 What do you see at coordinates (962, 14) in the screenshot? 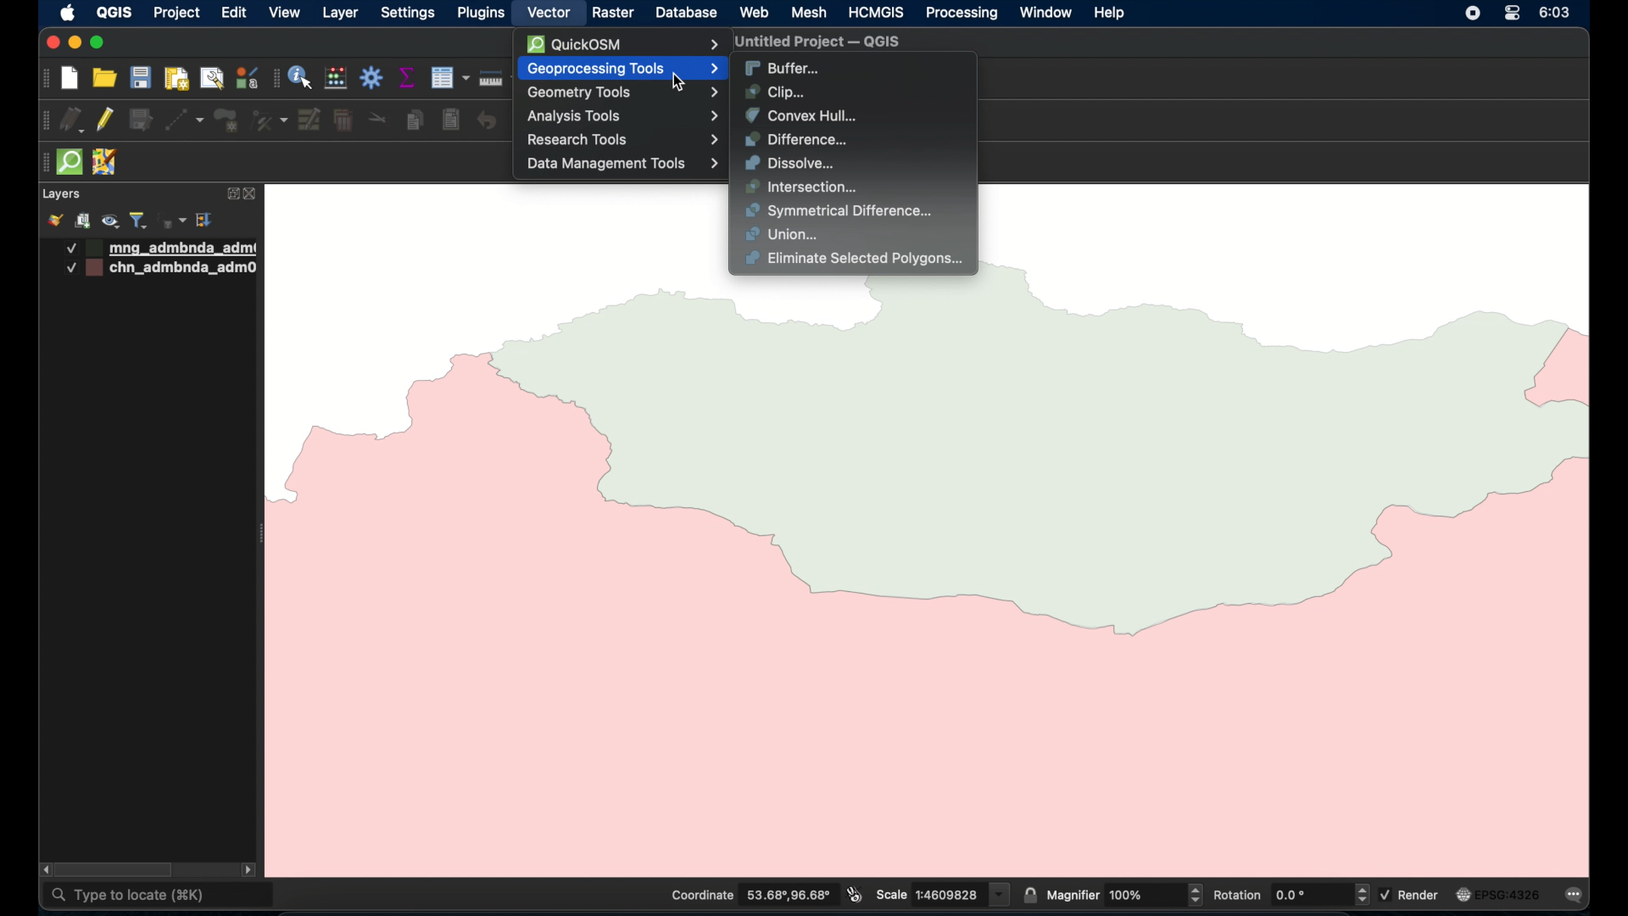
I see `processing` at bounding box center [962, 14].